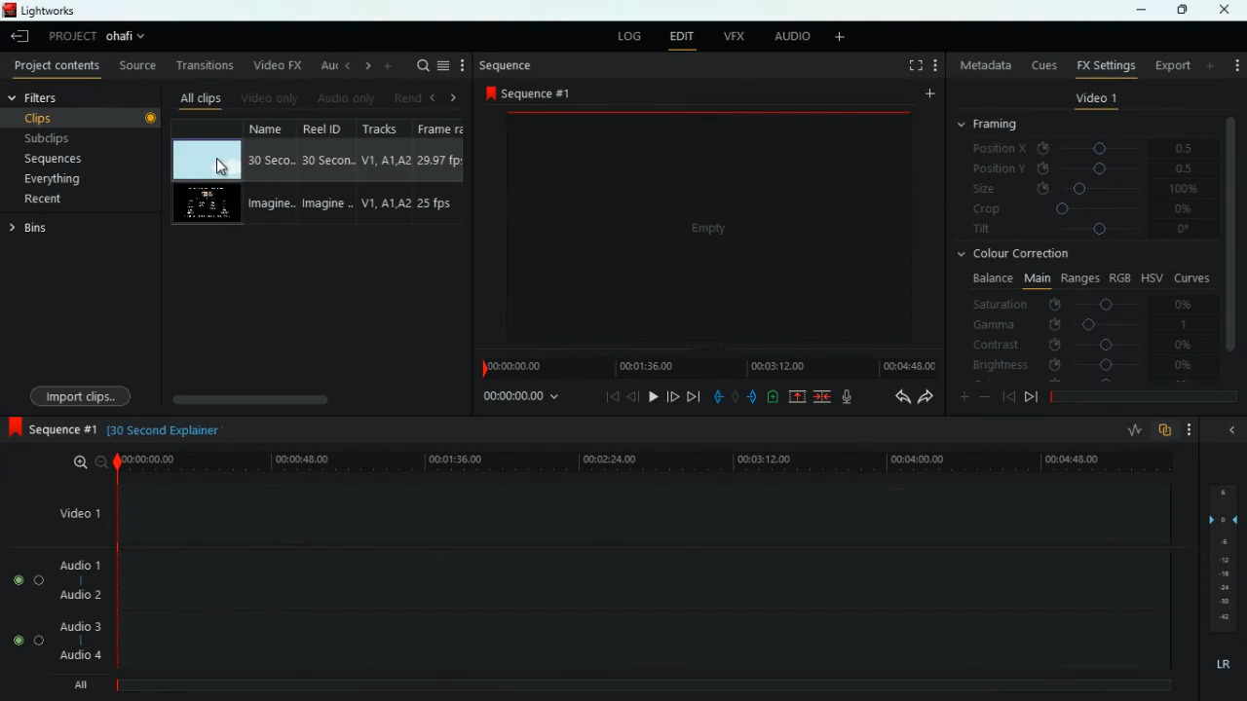 The image size is (1247, 701). Describe the element at coordinates (731, 37) in the screenshot. I see `vfx` at that location.